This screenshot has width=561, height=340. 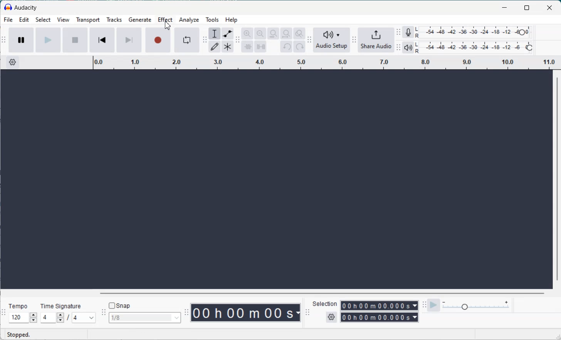 What do you see at coordinates (424, 305) in the screenshot?
I see `Audacity pay at speed toolbar` at bounding box center [424, 305].